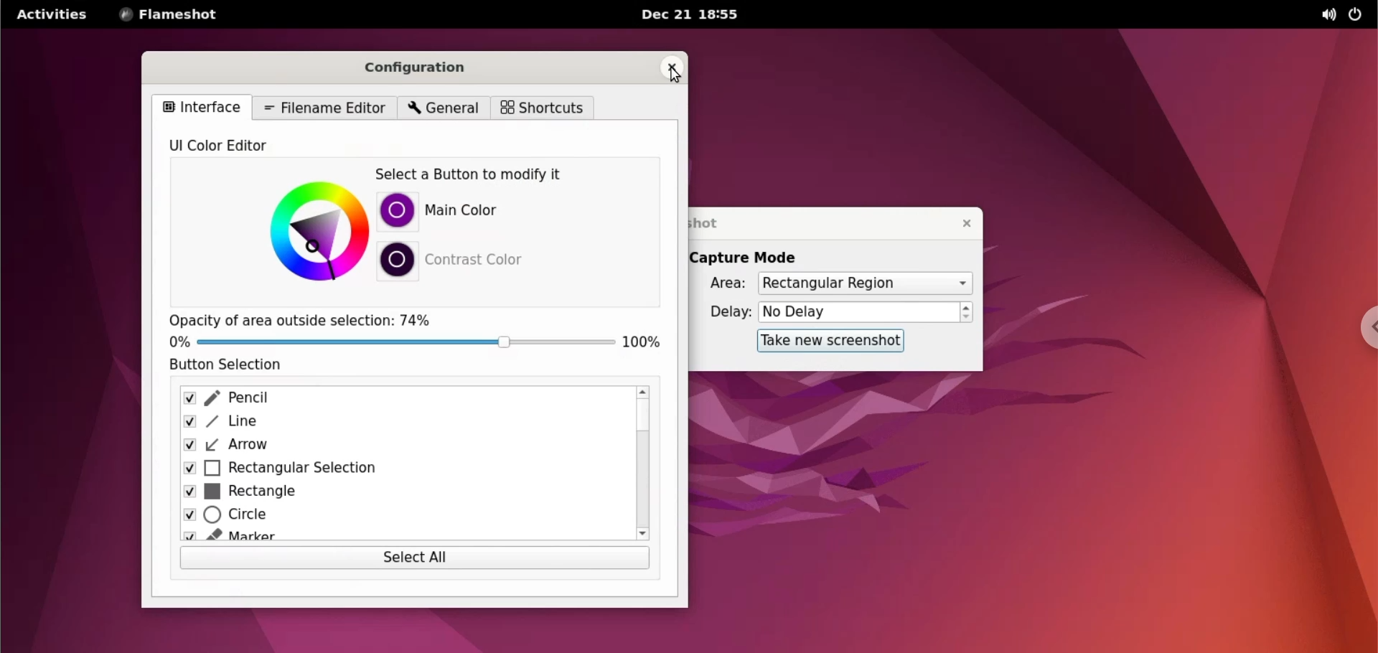  Describe the element at coordinates (299, 319) in the screenshot. I see `Opacity of area outside selection: 74%` at that location.